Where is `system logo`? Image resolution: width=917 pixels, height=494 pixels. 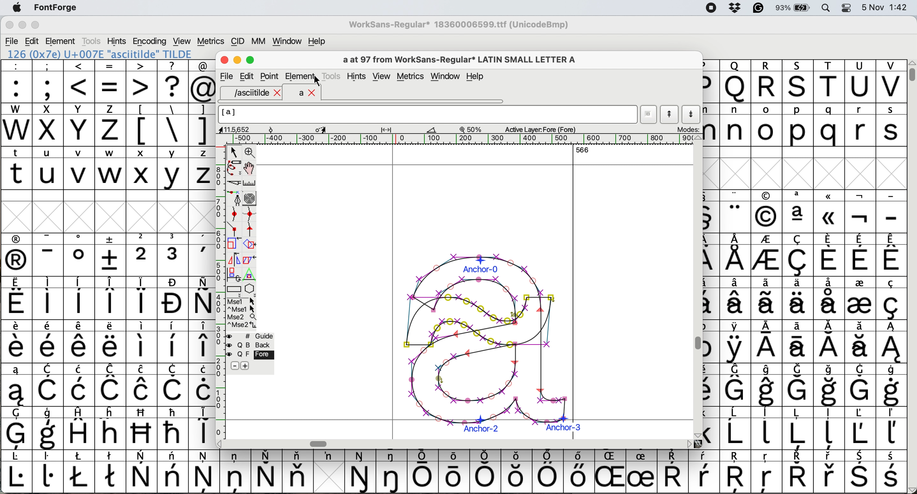
system logo is located at coordinates (17, 8).